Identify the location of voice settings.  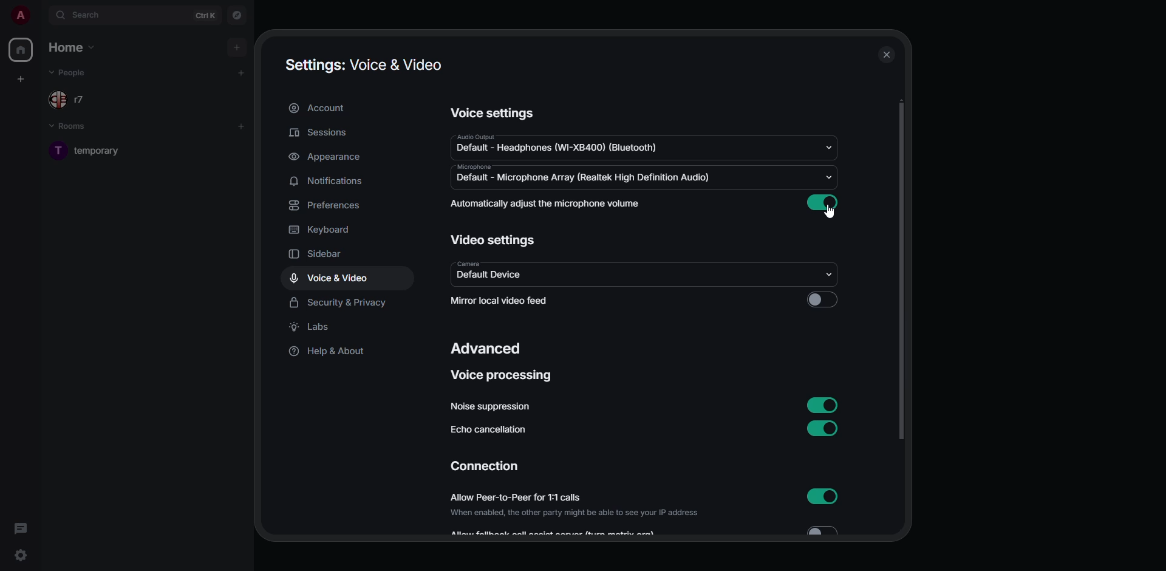
(494, 112).